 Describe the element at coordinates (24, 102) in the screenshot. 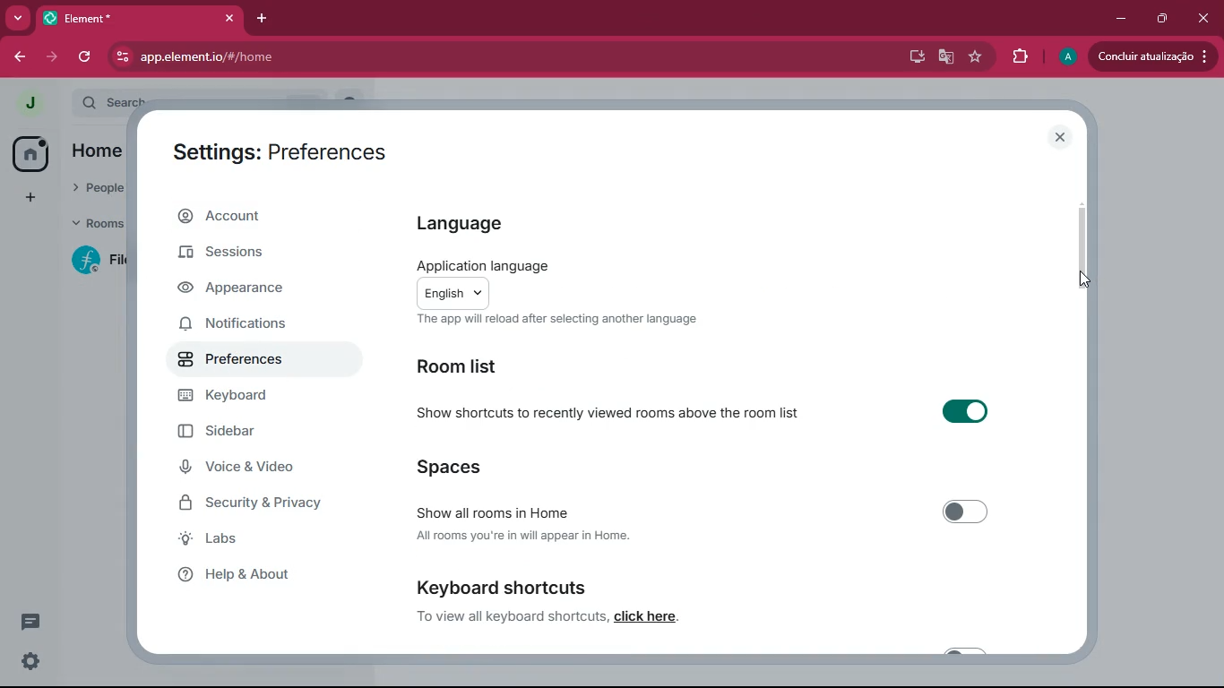

I see `profile picture` at that location.